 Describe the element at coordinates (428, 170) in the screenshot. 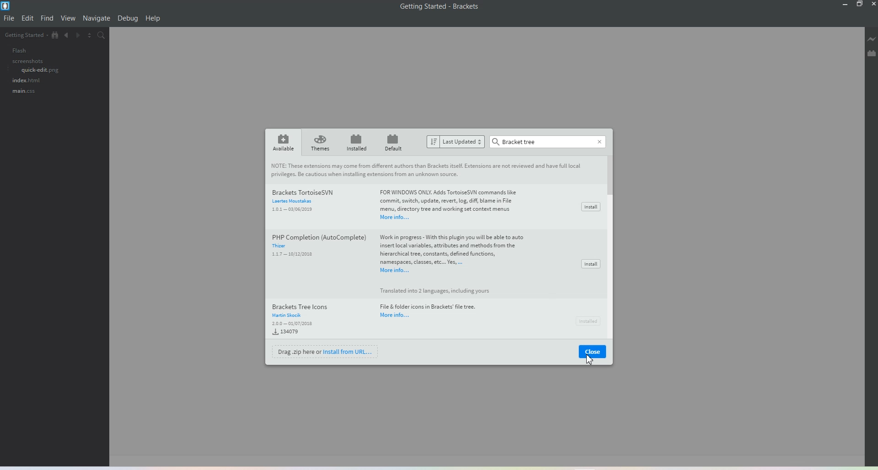

I see `Text` at that location.